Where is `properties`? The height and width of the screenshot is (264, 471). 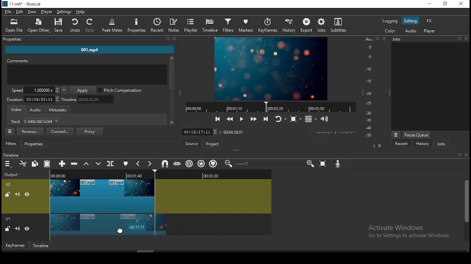 properties is located at coordinates (35, 144).